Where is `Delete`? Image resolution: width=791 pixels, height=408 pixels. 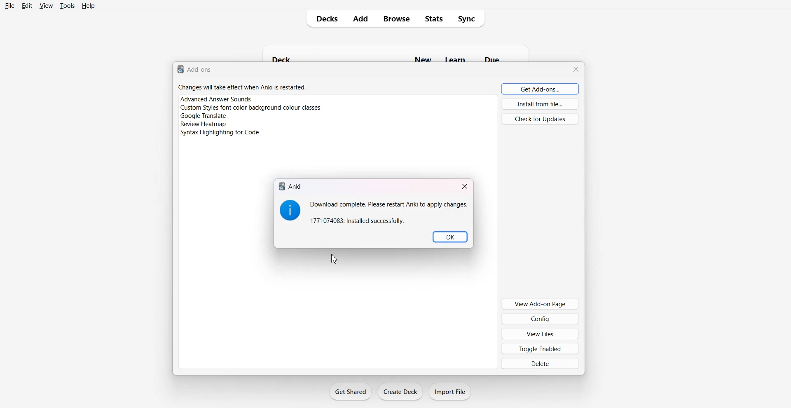
Delete is located at coordinates (539, 364).